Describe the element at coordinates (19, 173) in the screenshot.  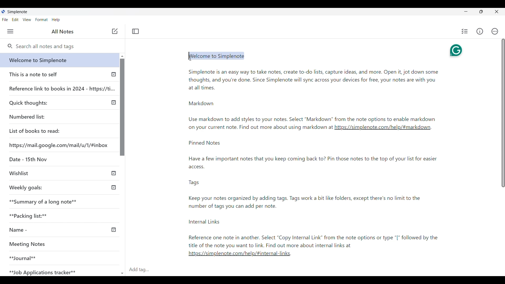
I see `Wishlist` at that location.